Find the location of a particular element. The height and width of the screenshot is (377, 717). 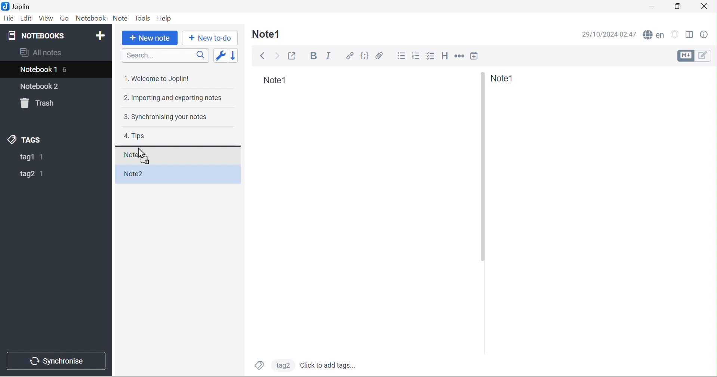

Cursor is located at coordinates (141, 154).